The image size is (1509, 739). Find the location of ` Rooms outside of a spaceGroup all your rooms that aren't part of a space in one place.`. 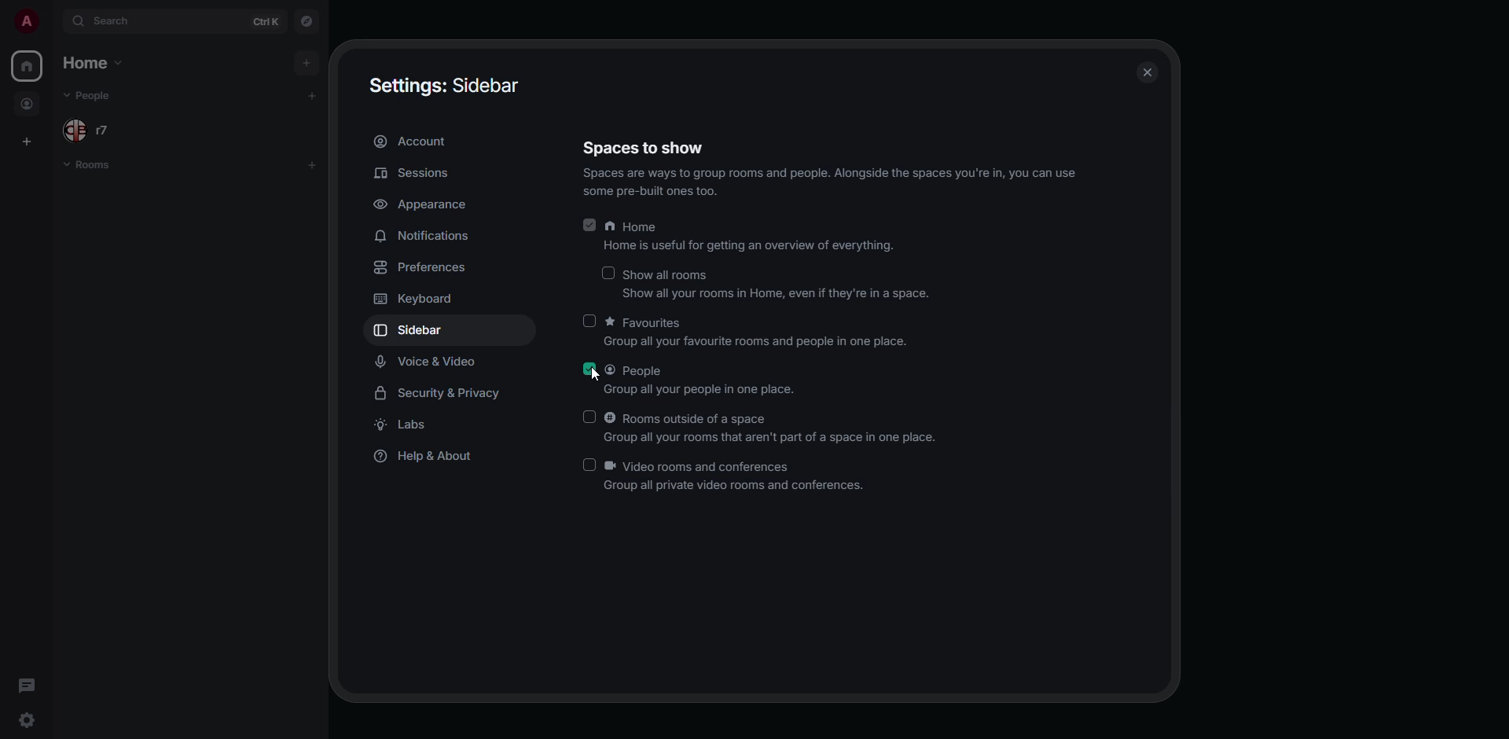

 Rooms outside of a spaceGroup all your rooms that aren't part of a space in one place. is located at coordinates (759, 428).